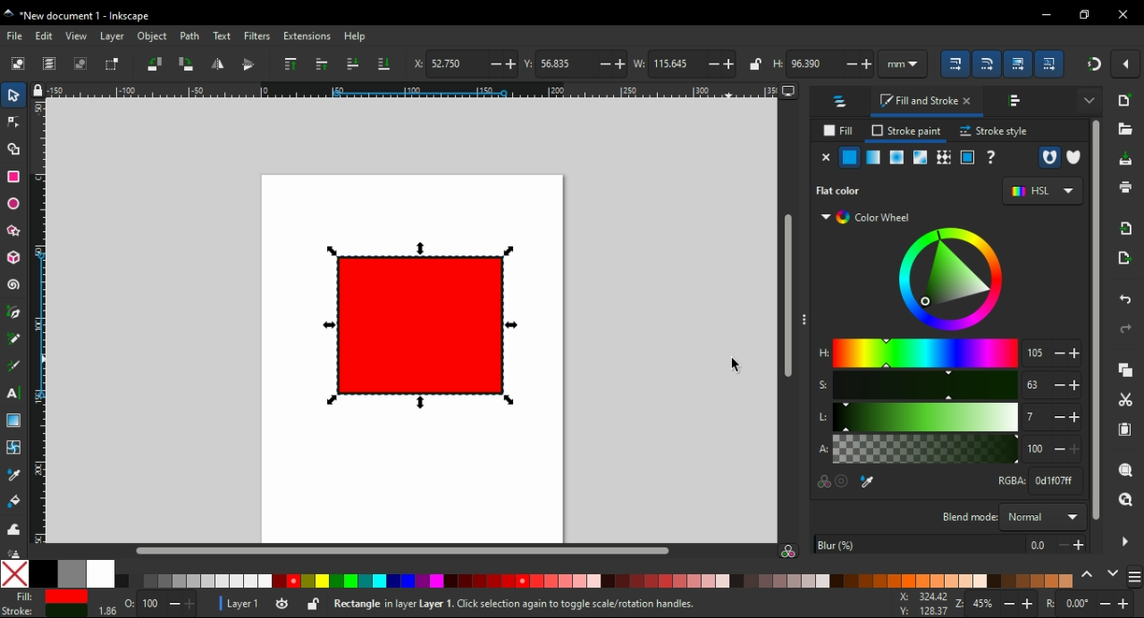 The height and width of the screenshot is (618, 1144). I want to click on increase/decrease, so click(1069, 449).